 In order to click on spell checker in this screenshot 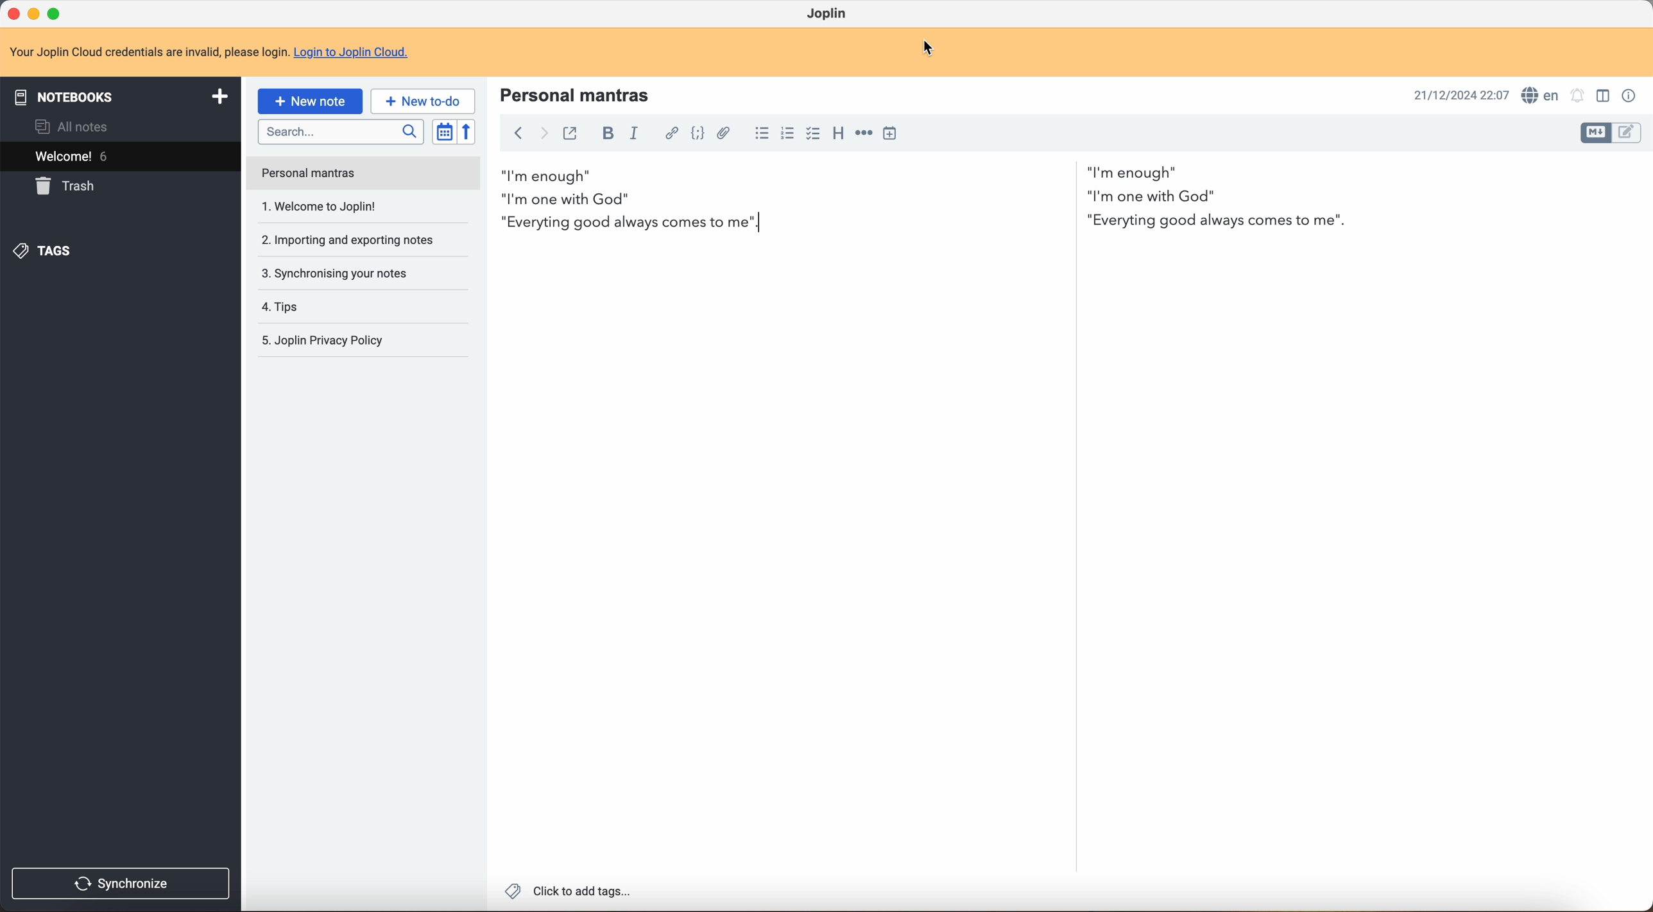, I will do `click(1541, 94)`.